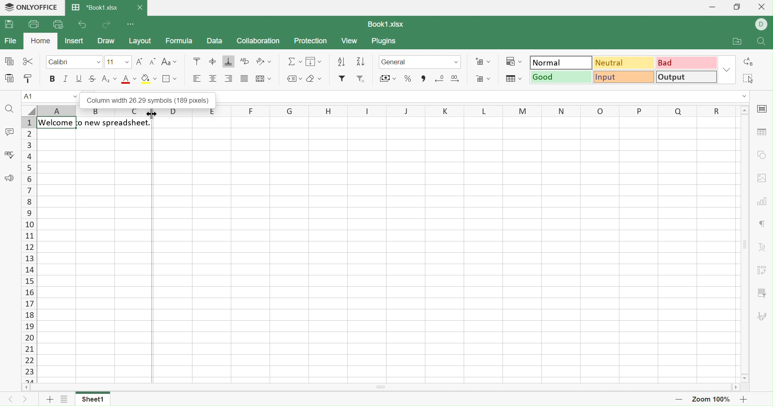  What do you see at coordinates (440, 78) in the screenshot?
I see `Decrease decimal` at bounding box center [440, 78].